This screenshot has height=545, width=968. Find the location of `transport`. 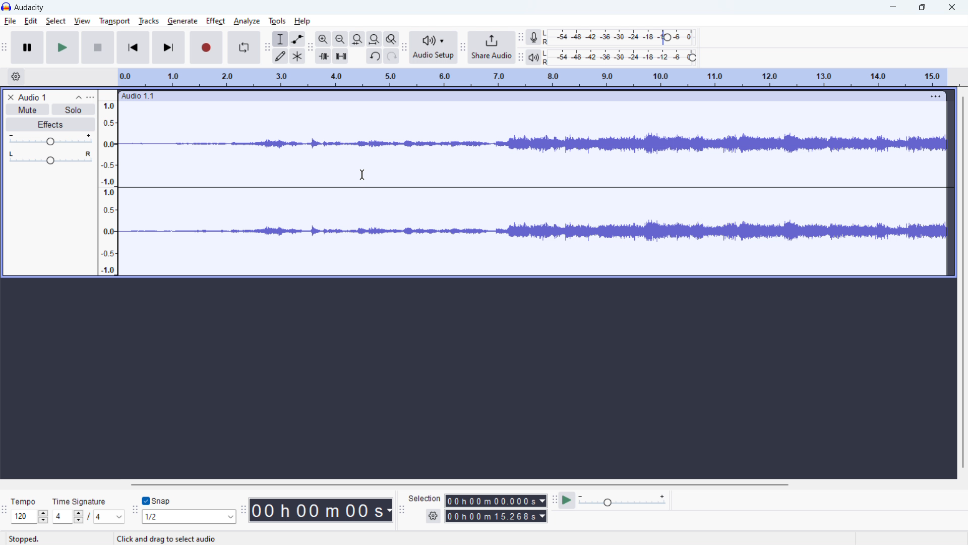

transport is located at coordinates (114, 22).